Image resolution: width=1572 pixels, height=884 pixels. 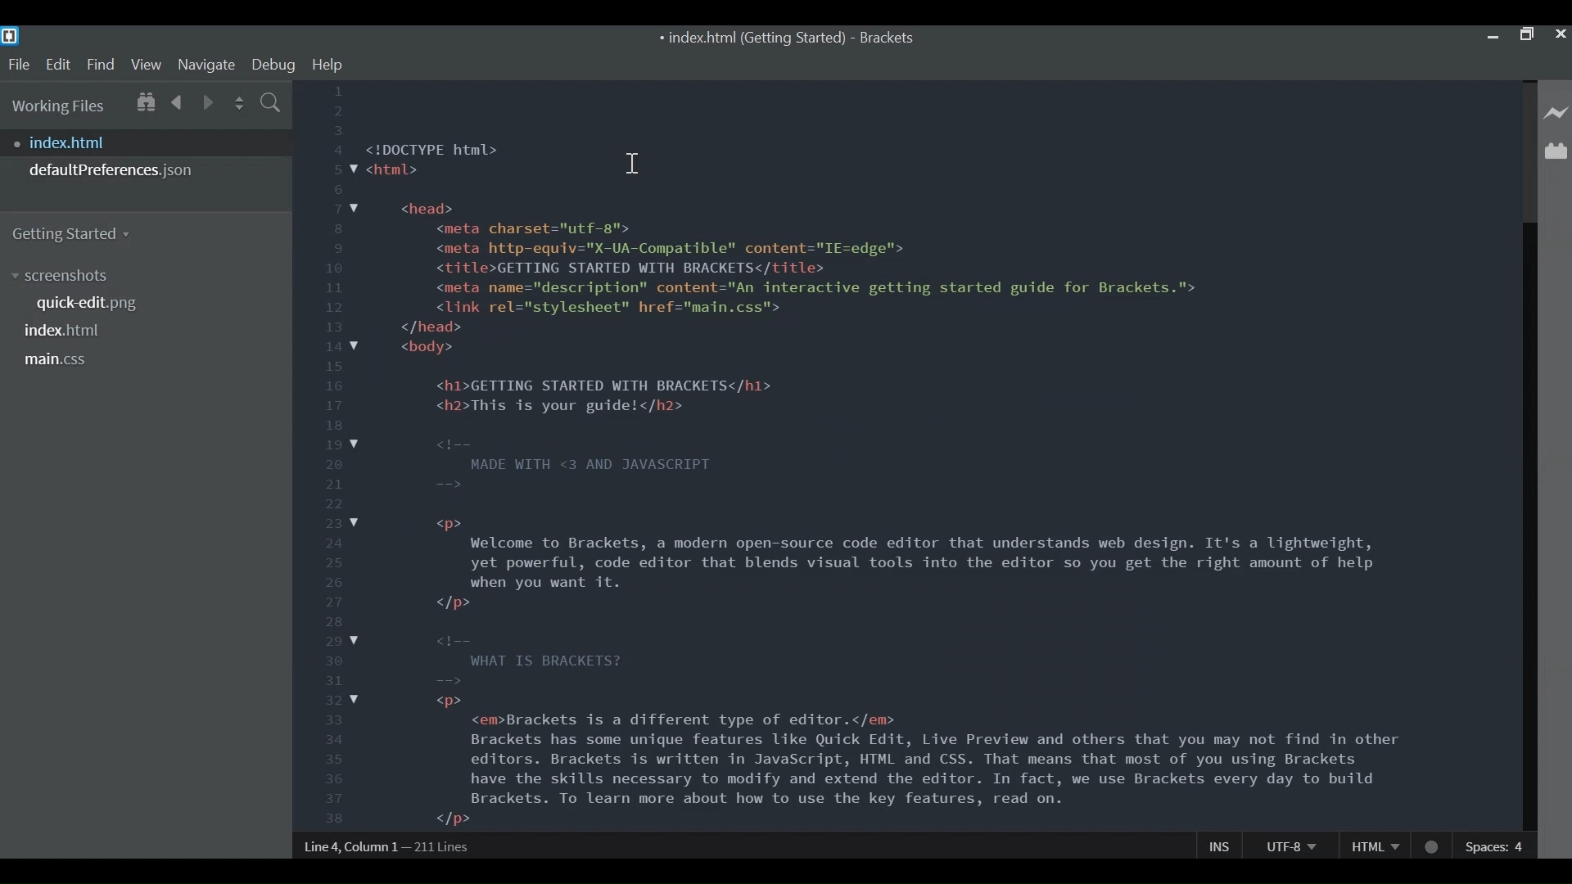 I want to click on line number, so click(x=331, y=456).